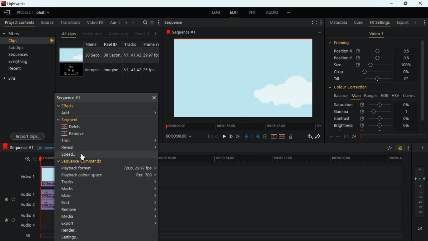 The width and height of the screenshot is (428, 241). I want to click on video fx, so click(95, 22).